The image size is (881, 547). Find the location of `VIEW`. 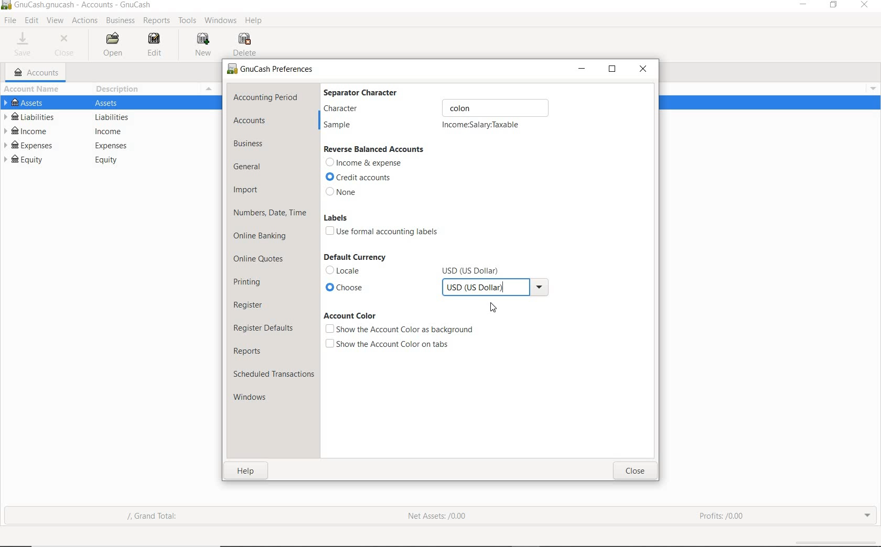

VIEW is located at coordinates (55, 19).